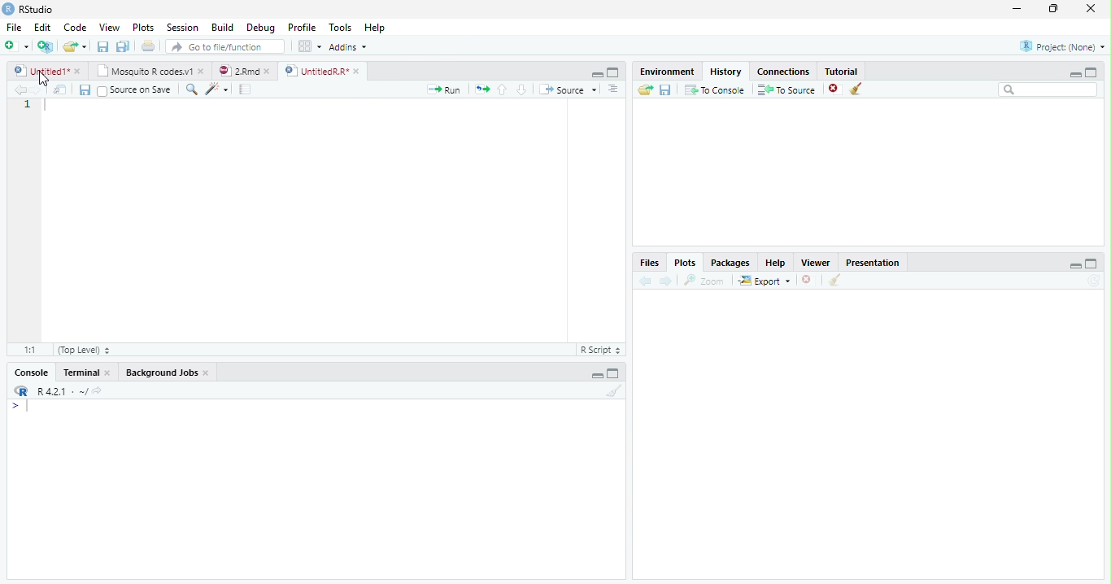  I want to click on RStudio, so click(32, 10).